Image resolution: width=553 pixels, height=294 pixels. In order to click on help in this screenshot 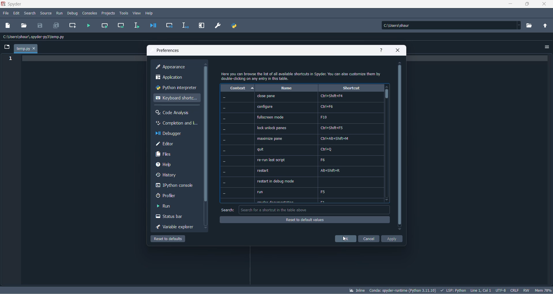, I will do `click(151, 13)`.